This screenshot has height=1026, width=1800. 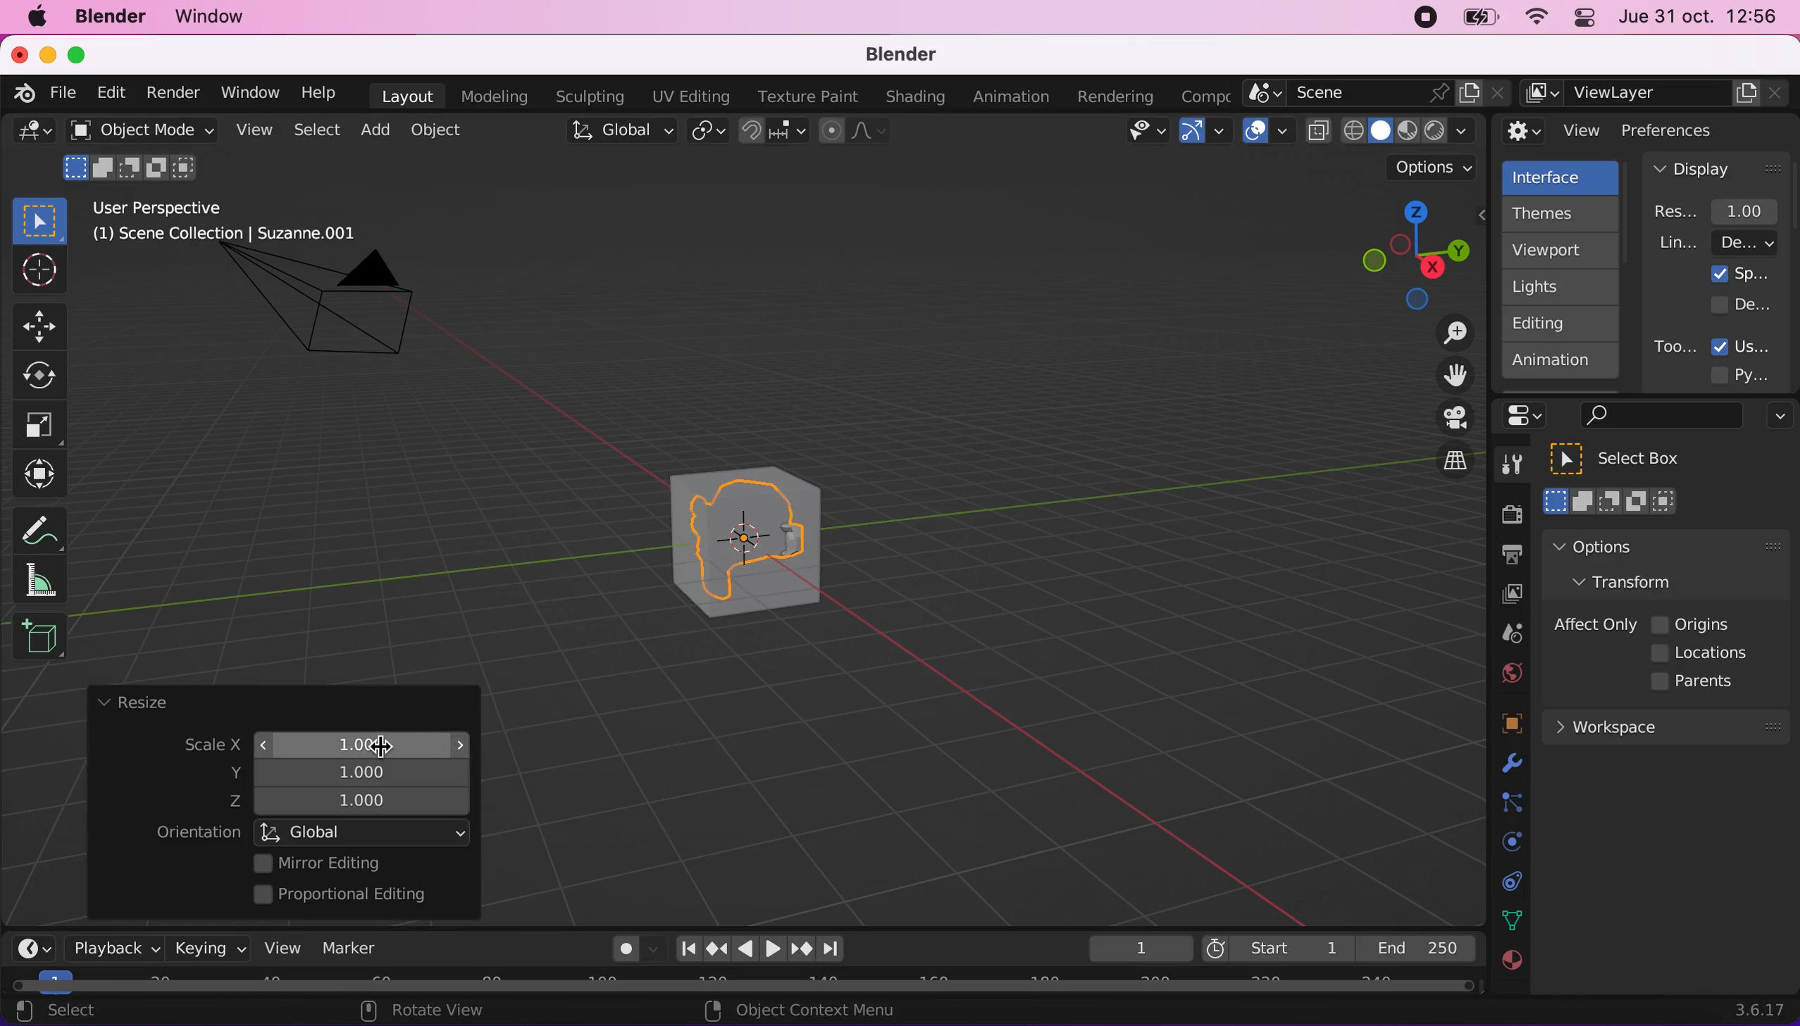 I want to click on scale y, so click(x=354, y=771).